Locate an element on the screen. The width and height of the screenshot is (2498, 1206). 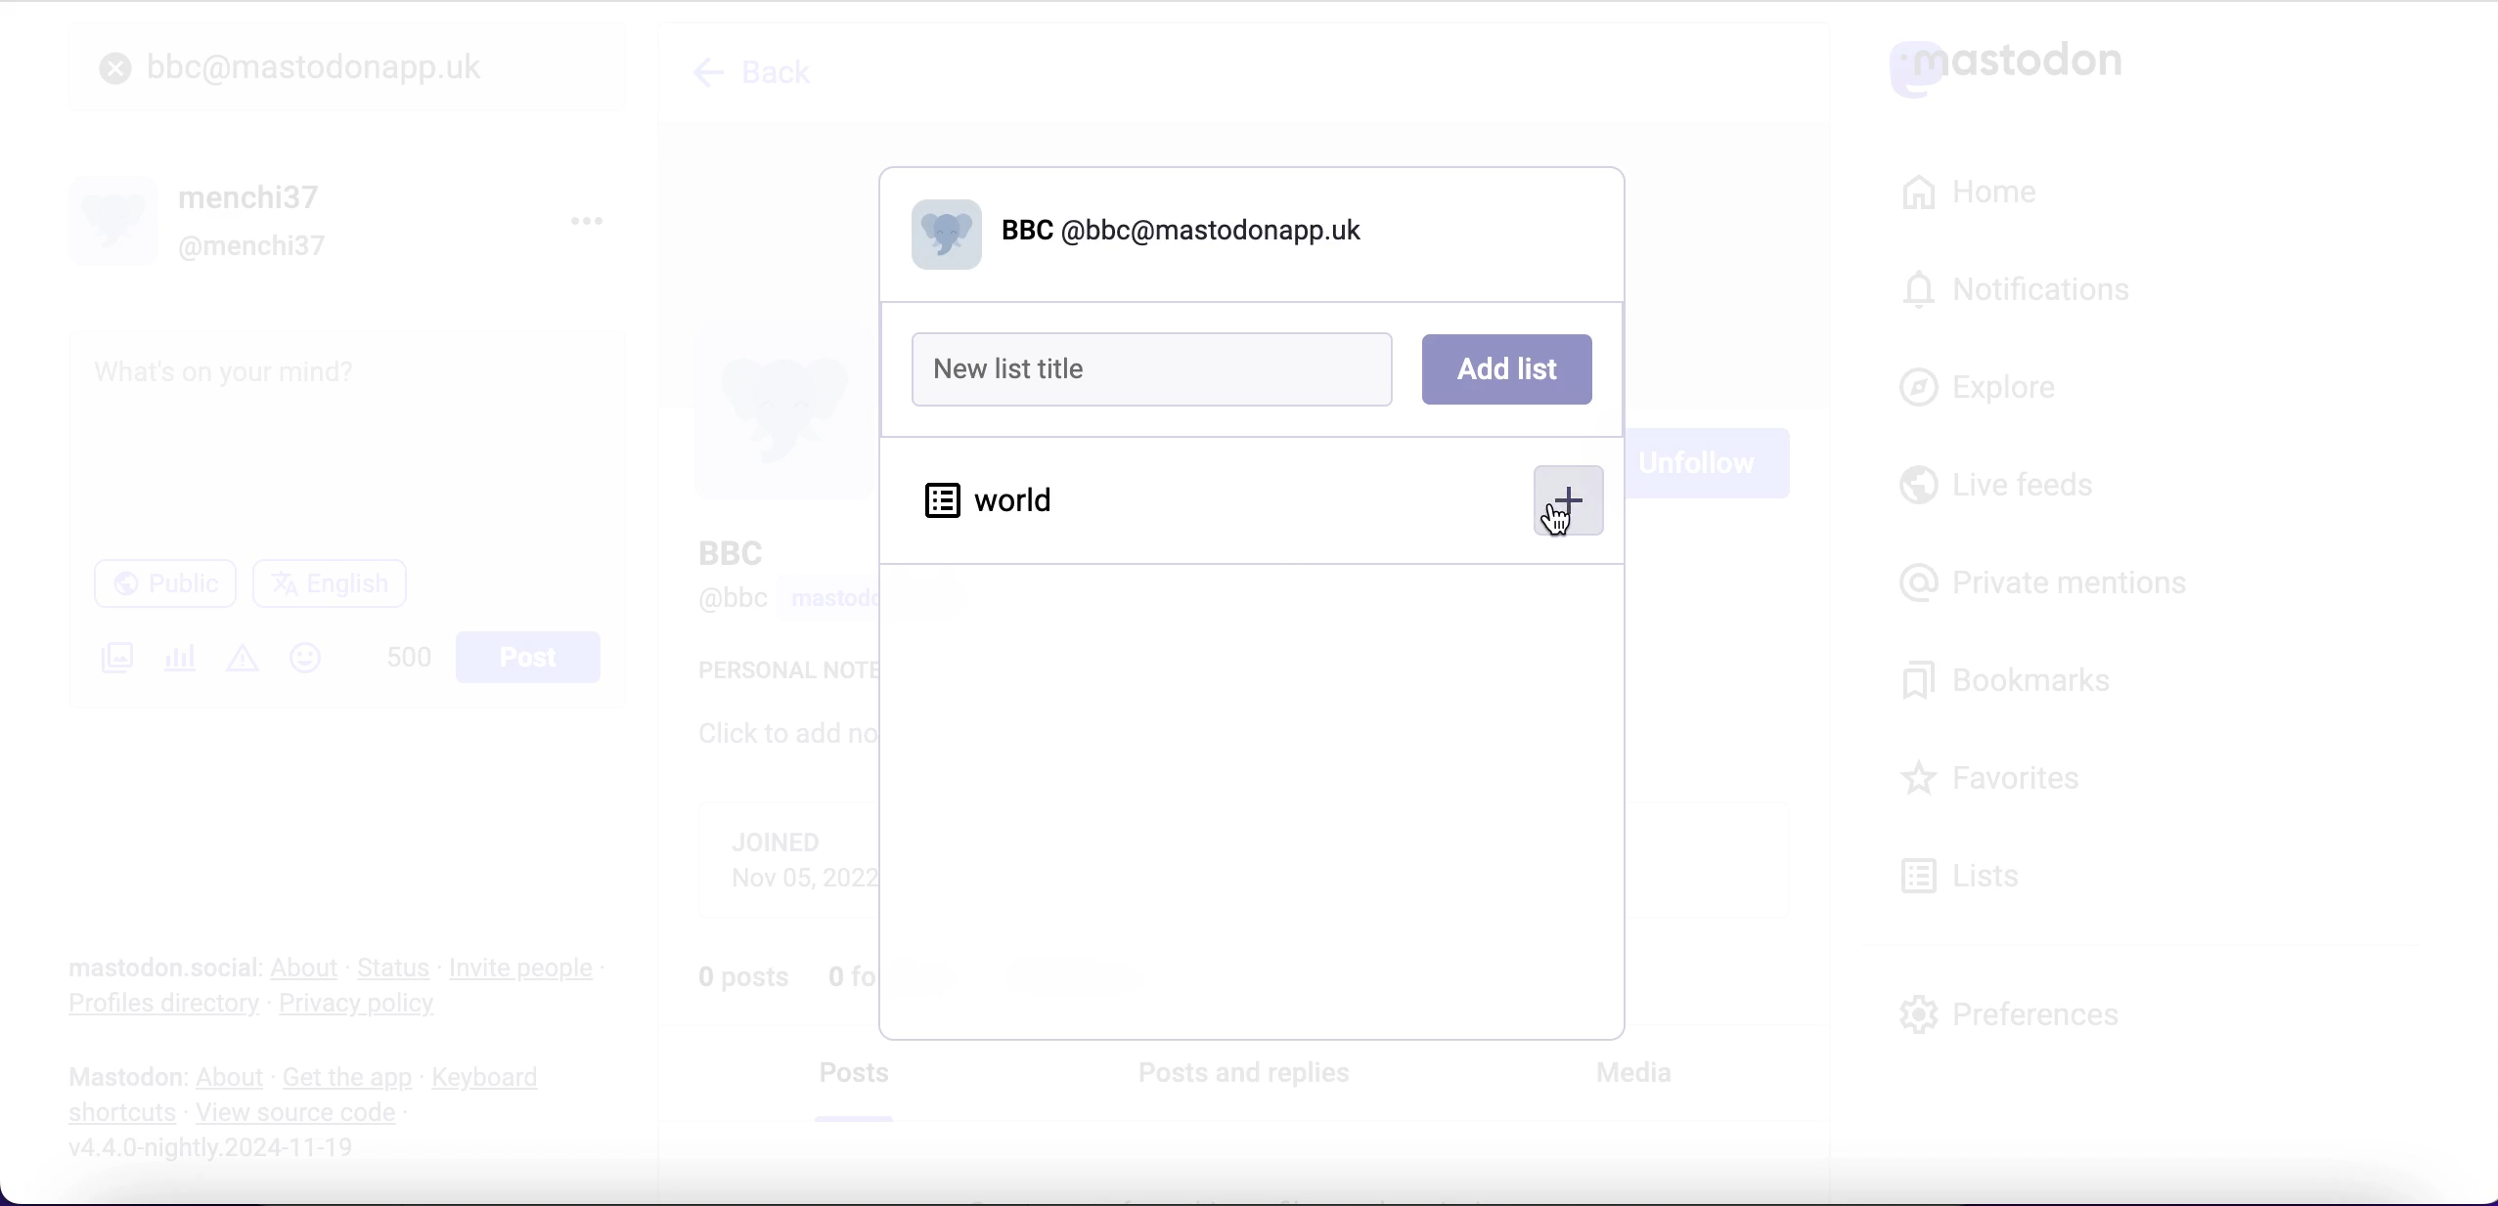
explore is located at coordinates (1997, 389).